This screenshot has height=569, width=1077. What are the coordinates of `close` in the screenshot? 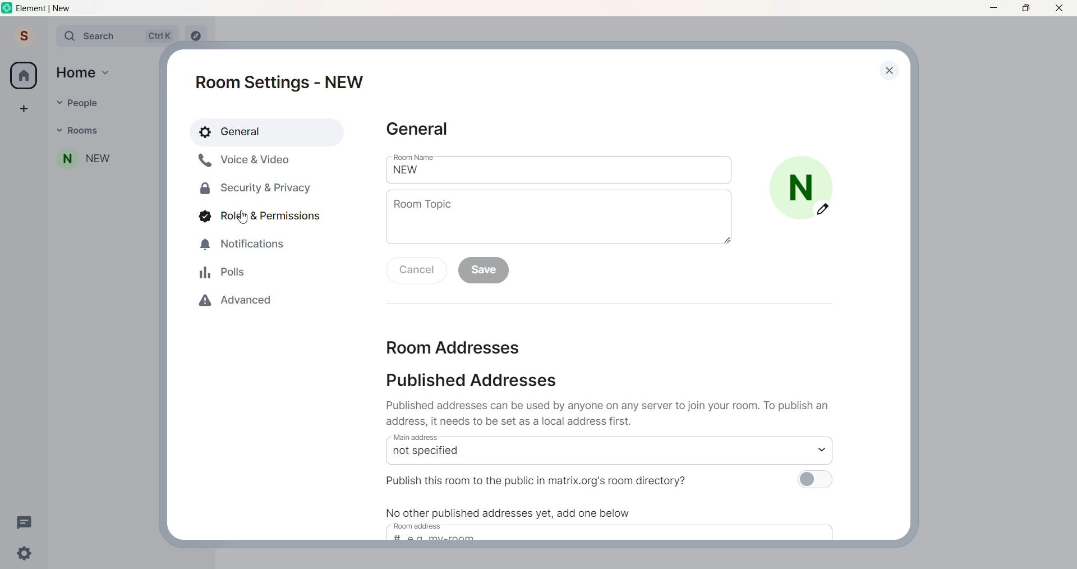 It's located at (1061, 8).